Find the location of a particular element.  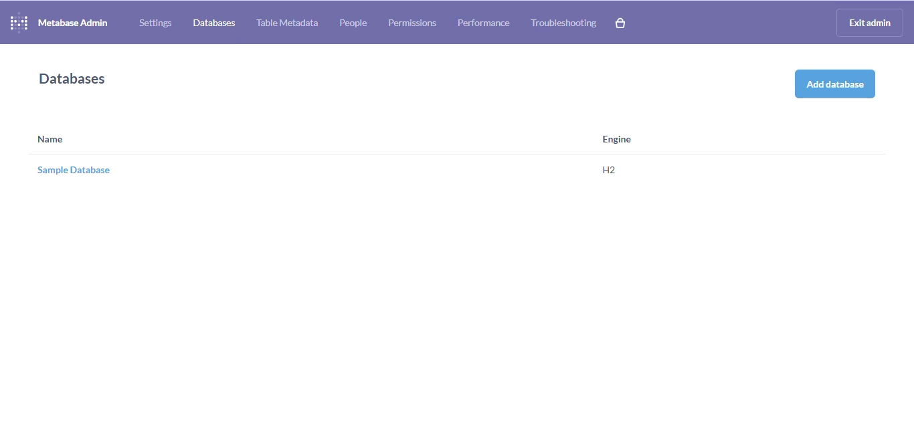

engine is located at coordinates (617, 140).